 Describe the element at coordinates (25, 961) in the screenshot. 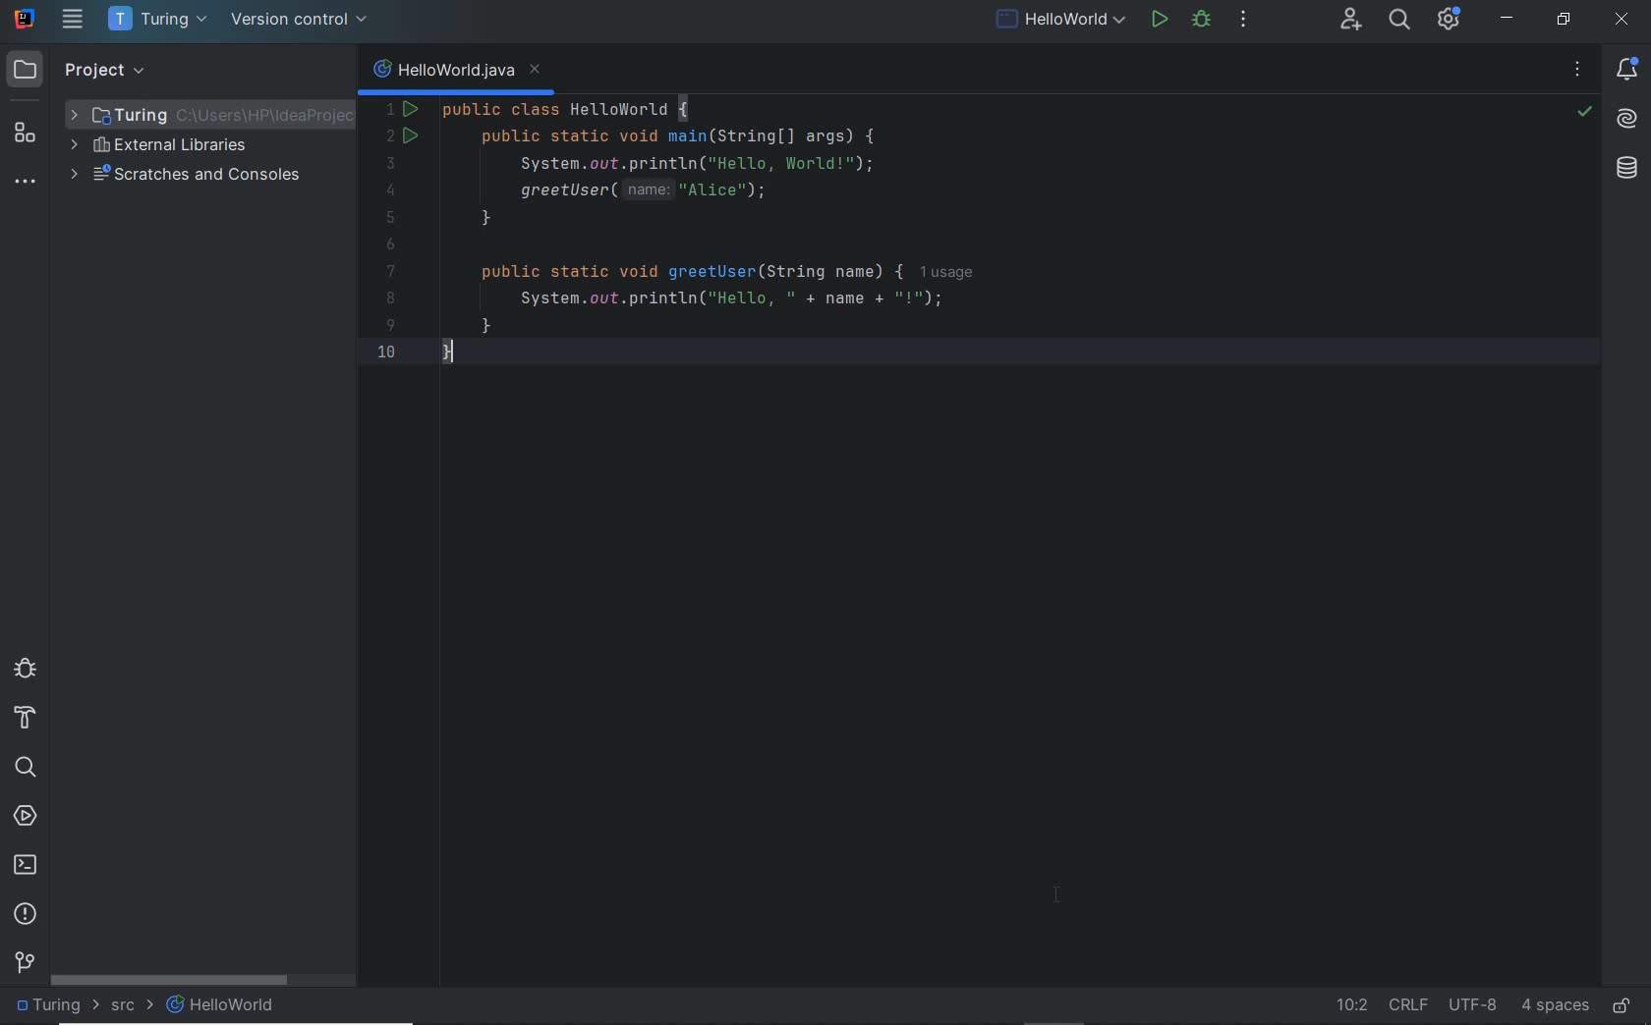

I see `version control` at that location.